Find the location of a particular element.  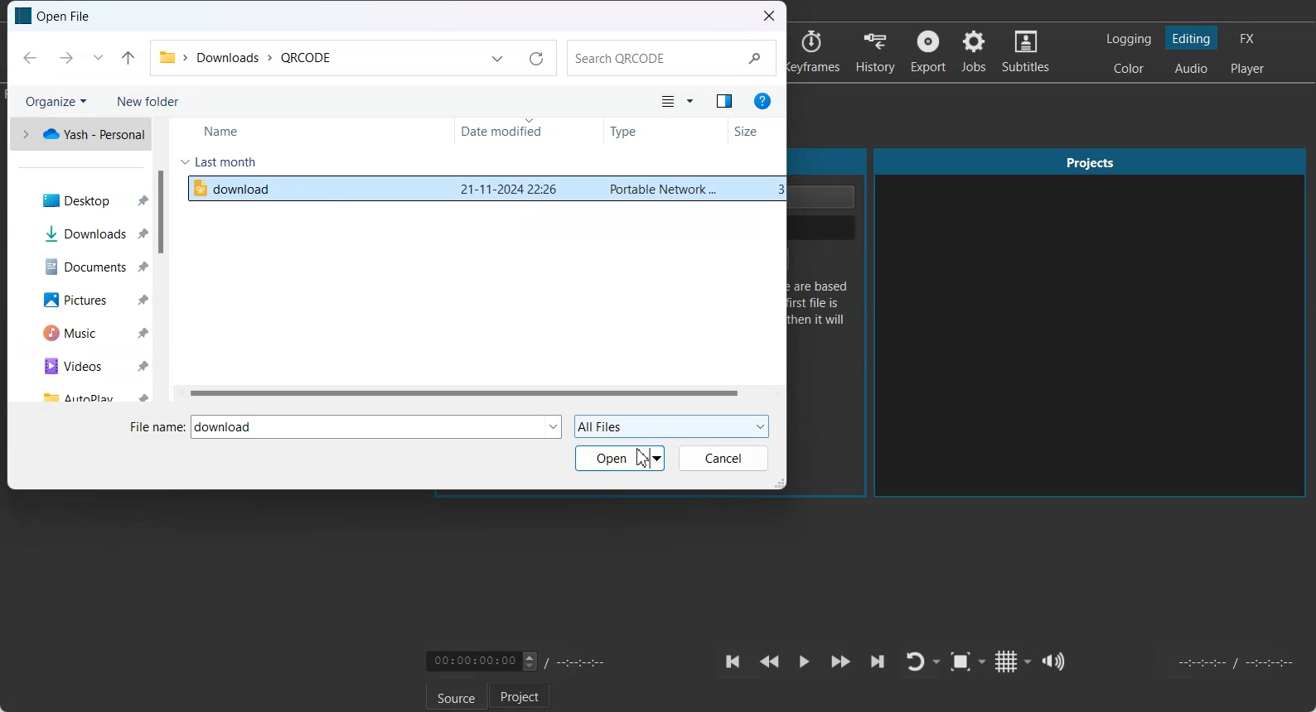

Date Modified is located at coordinates (502, 128).